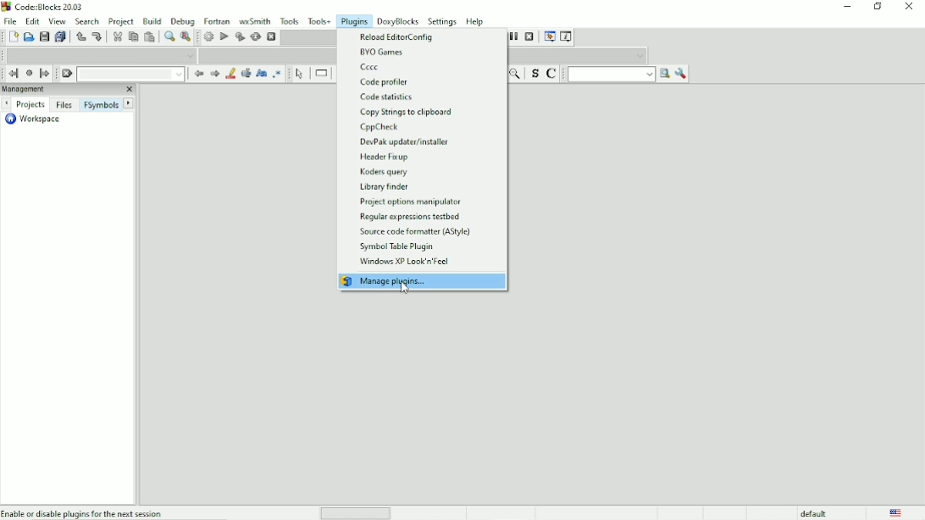  Describe the element at coordinates (101, 104) in the screenshot. I see `FSymbols` at that location.